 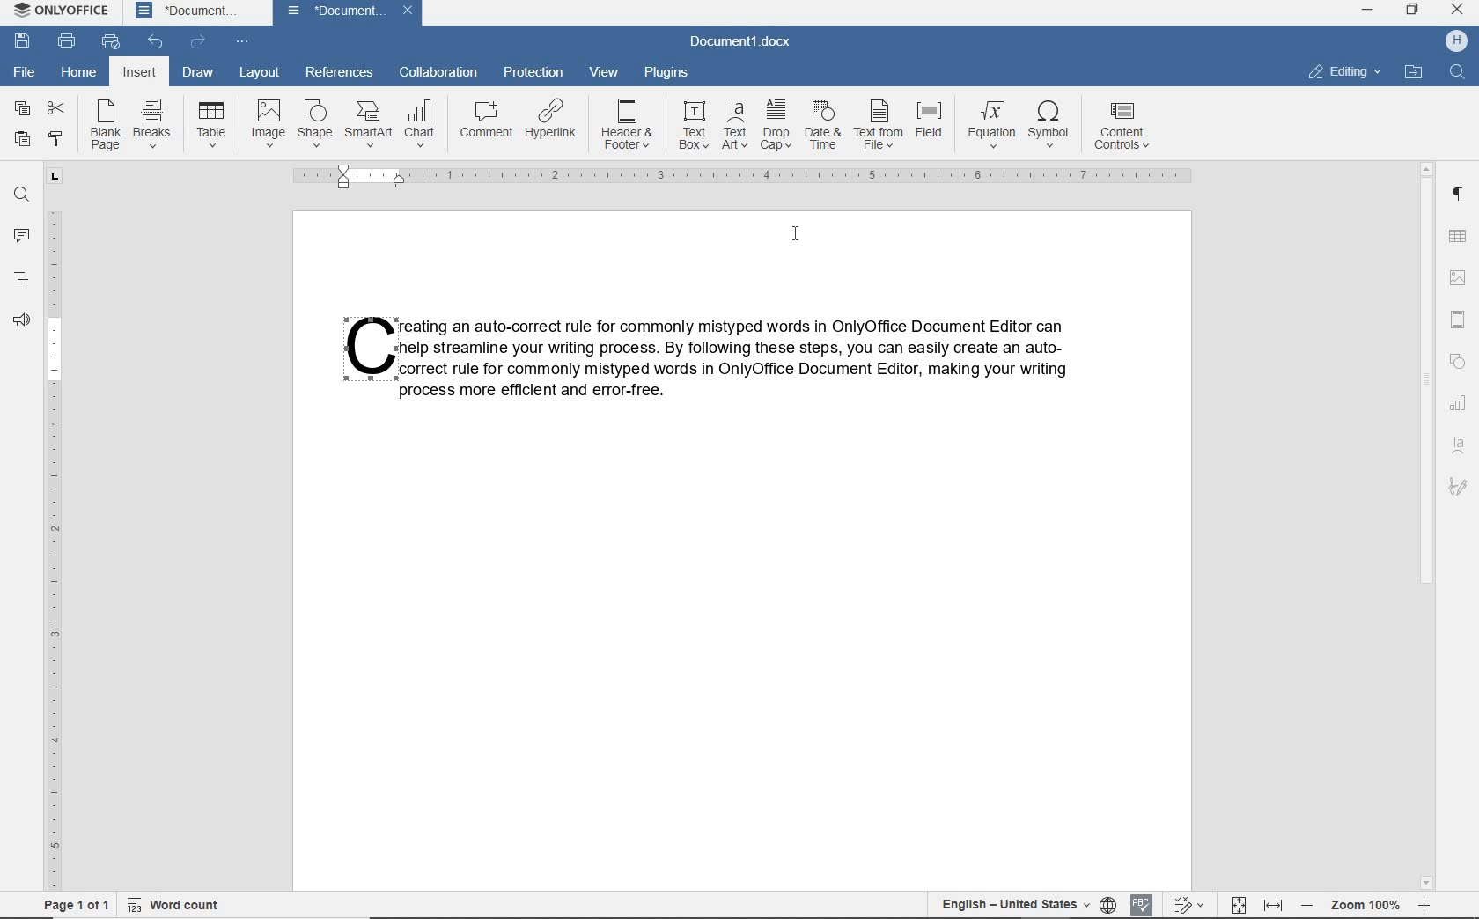 I want to click on references, so click(x=336, y=72).